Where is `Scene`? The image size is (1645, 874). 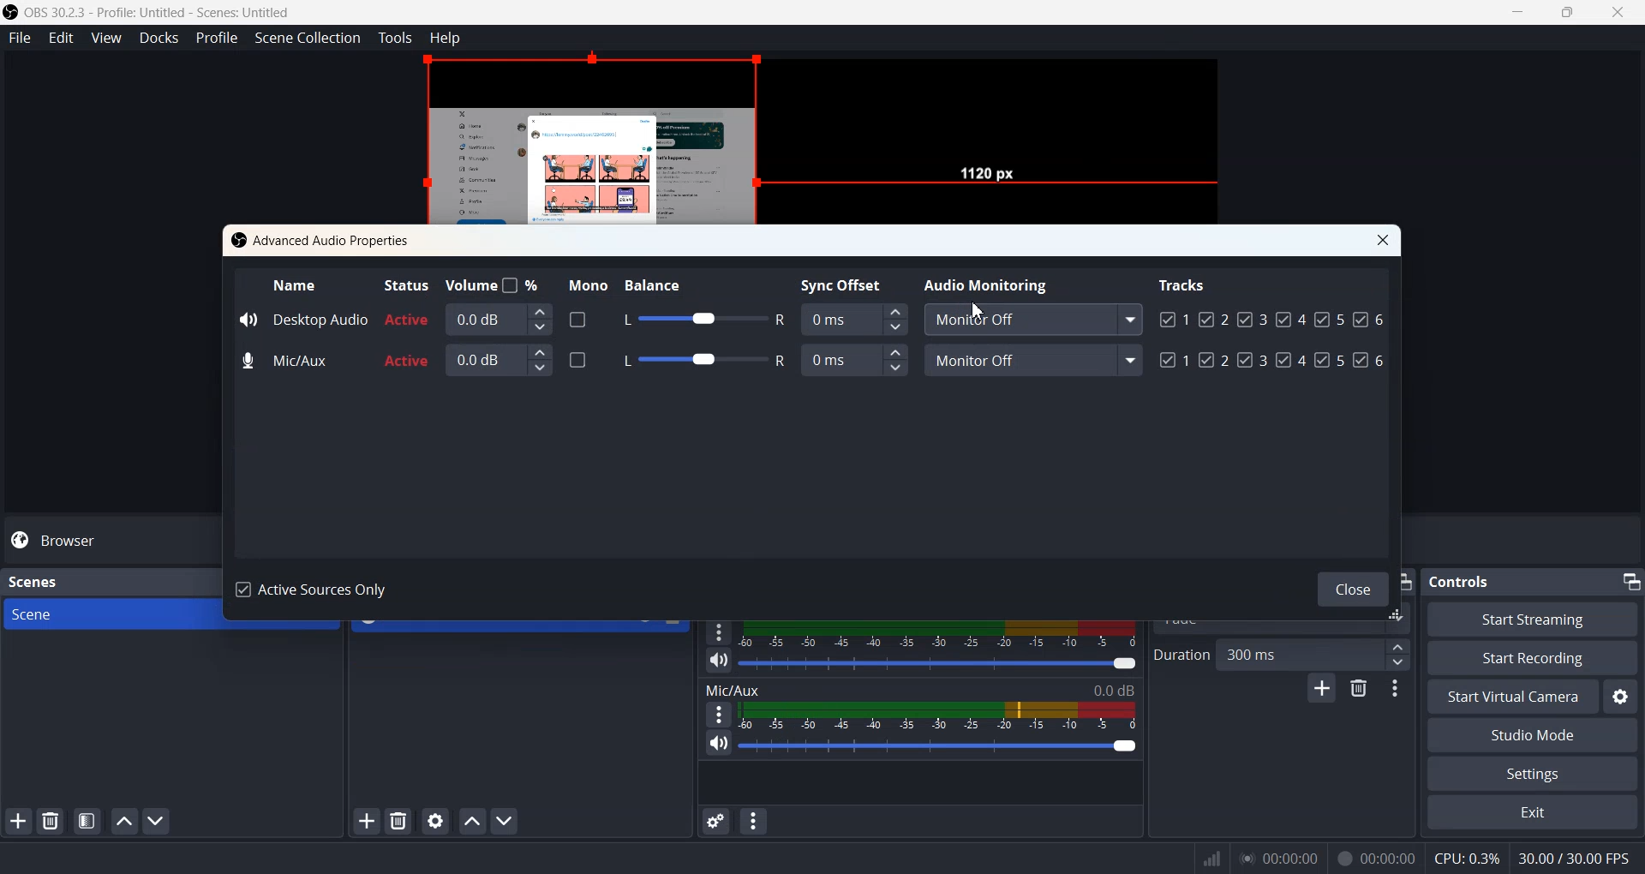 Scene is located at coordinates (106, 614).